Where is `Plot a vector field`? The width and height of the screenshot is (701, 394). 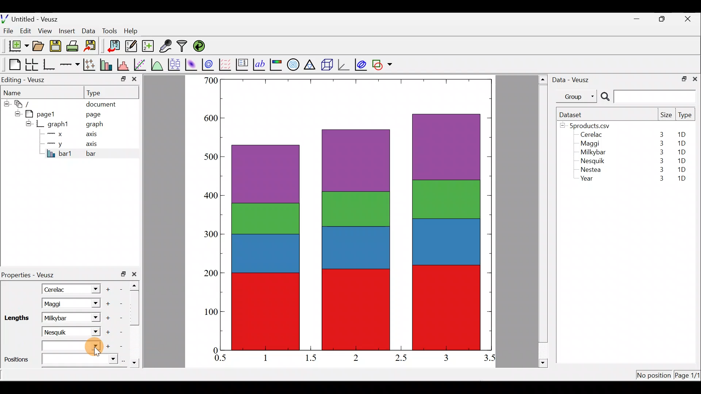 Plot a vector field is located at coordinates (226, 65).